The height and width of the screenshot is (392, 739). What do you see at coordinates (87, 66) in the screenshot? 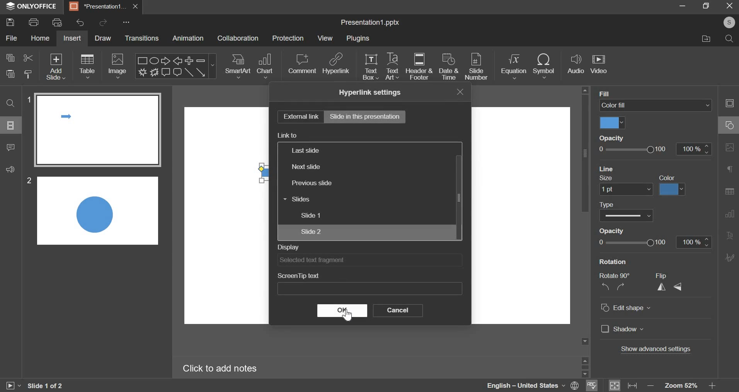
I see `table` at bounding box center [87, 66].